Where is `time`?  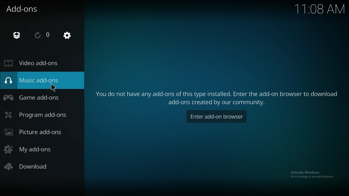
time is located at coordinates (318, 8).